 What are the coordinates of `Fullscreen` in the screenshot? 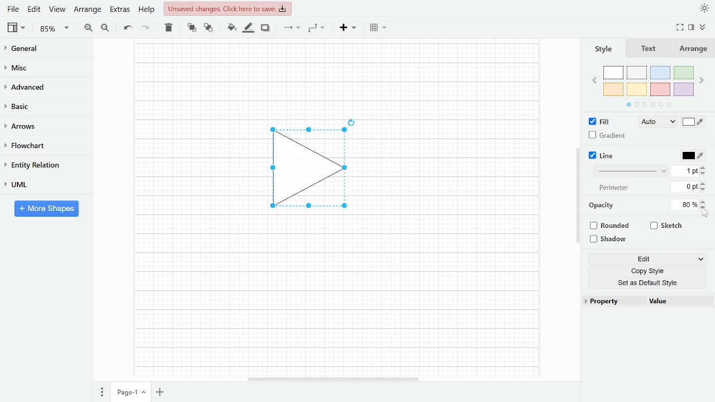 It's located at (681, 27).